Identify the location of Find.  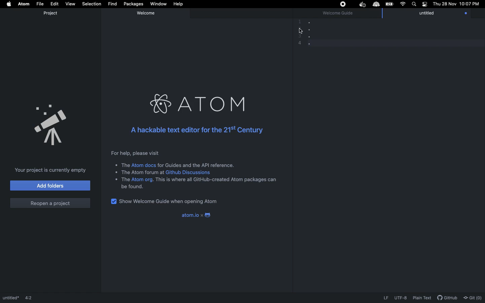
(112, 4).